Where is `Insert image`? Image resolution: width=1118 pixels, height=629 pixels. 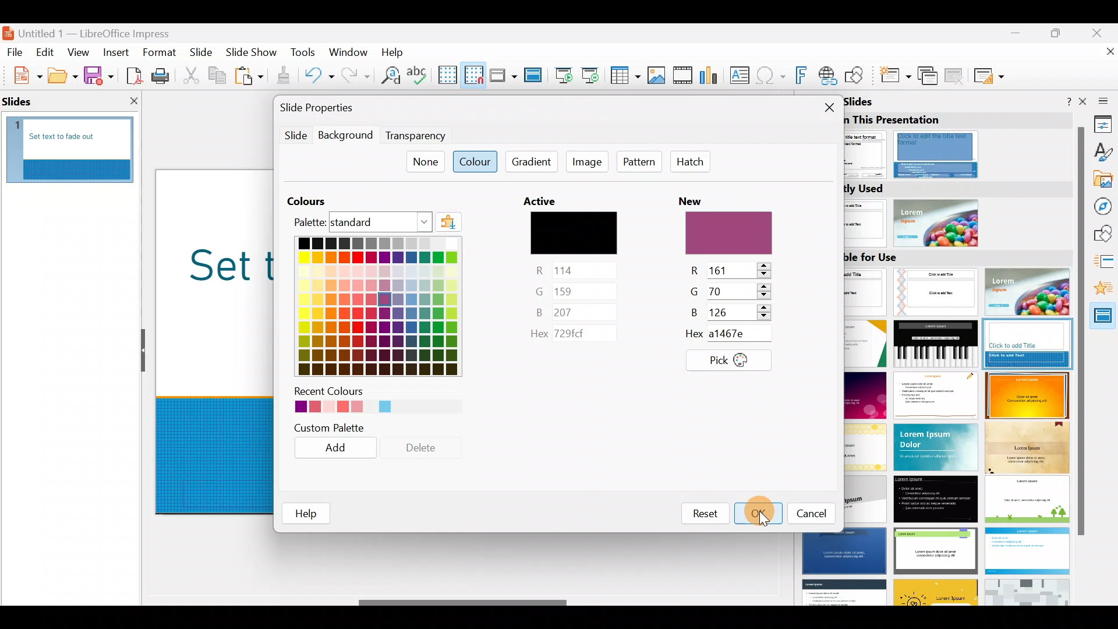 Insert image is located at coordinates (659, 76).